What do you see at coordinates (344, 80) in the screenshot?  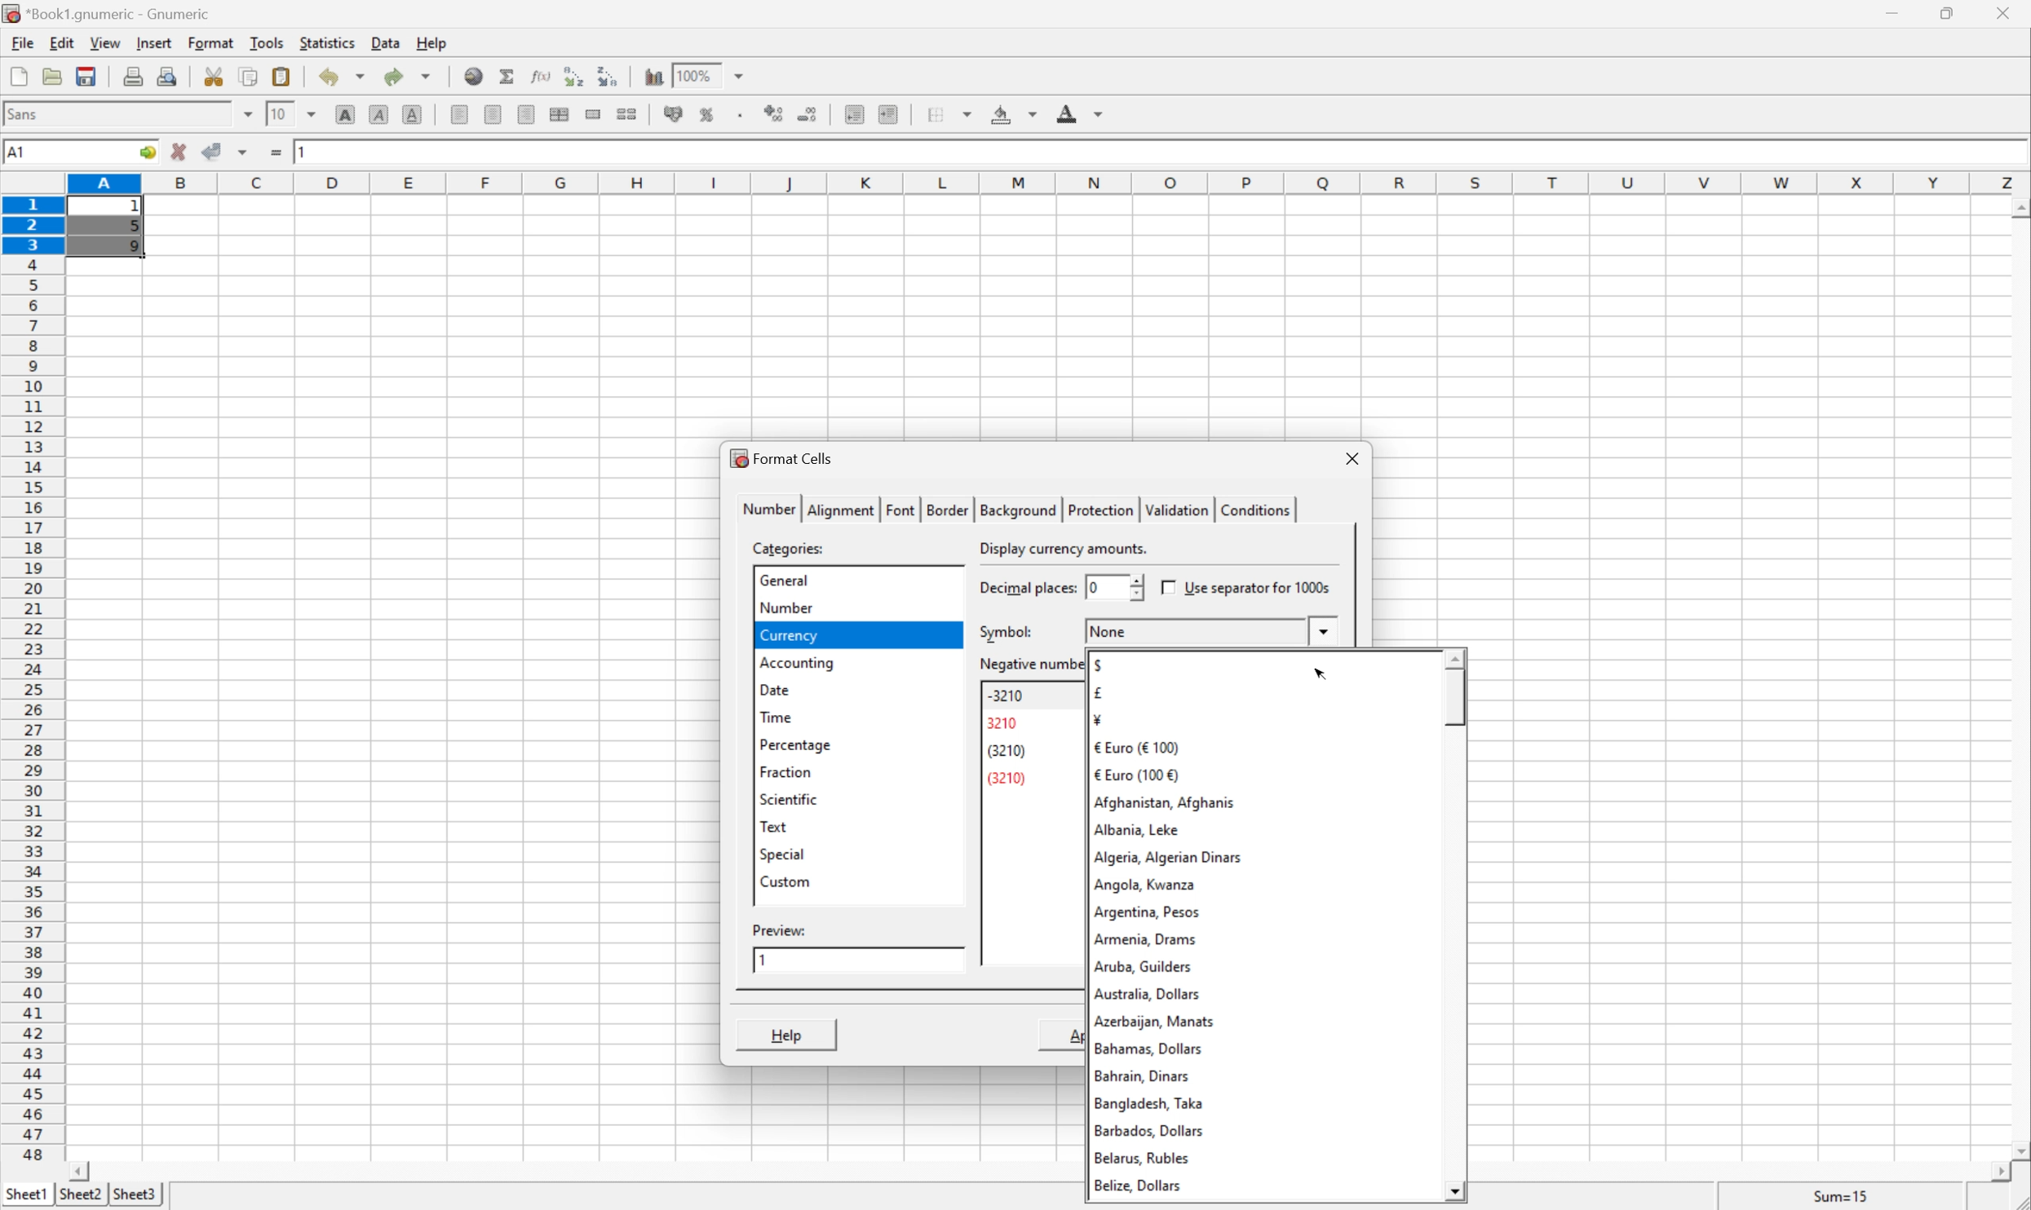 I see `undo` at bounding box center [344, 80].